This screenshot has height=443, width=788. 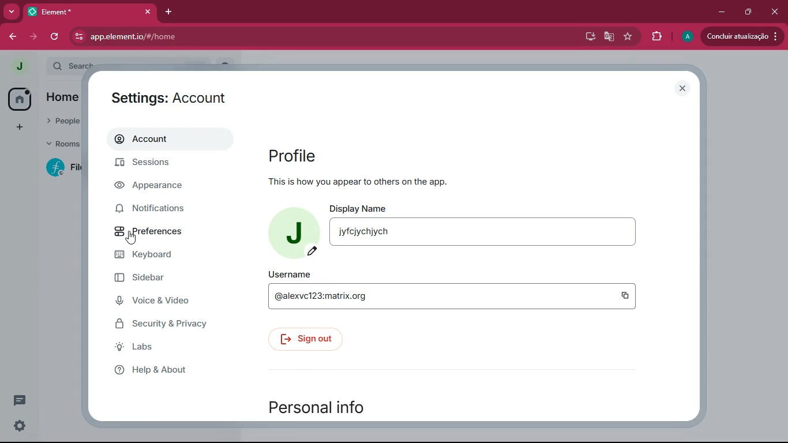 What do you see at coordinates (22, 400) in the screenshot?
I see `messages` at bounding box center [22, 400].